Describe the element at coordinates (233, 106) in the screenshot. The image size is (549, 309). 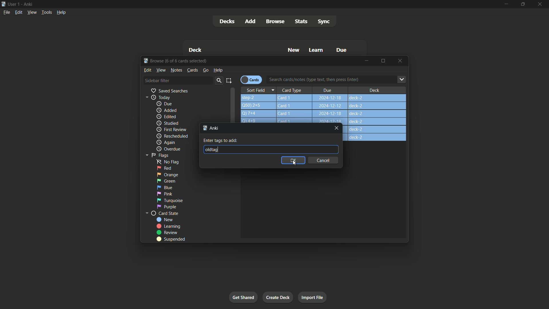
I see `Scroll bar` at that location.